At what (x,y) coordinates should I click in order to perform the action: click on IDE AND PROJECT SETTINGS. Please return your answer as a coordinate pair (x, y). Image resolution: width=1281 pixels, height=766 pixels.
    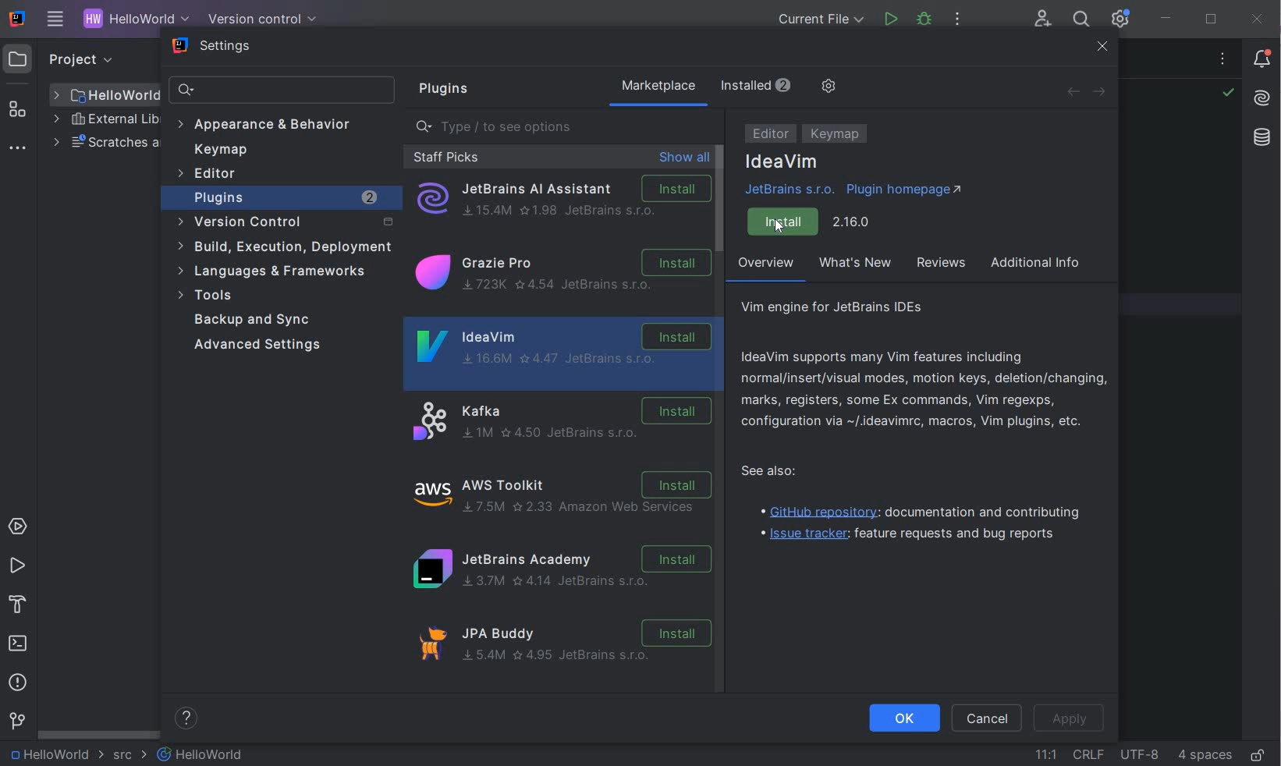
    Looking at the image, I should click on (1119, 20).